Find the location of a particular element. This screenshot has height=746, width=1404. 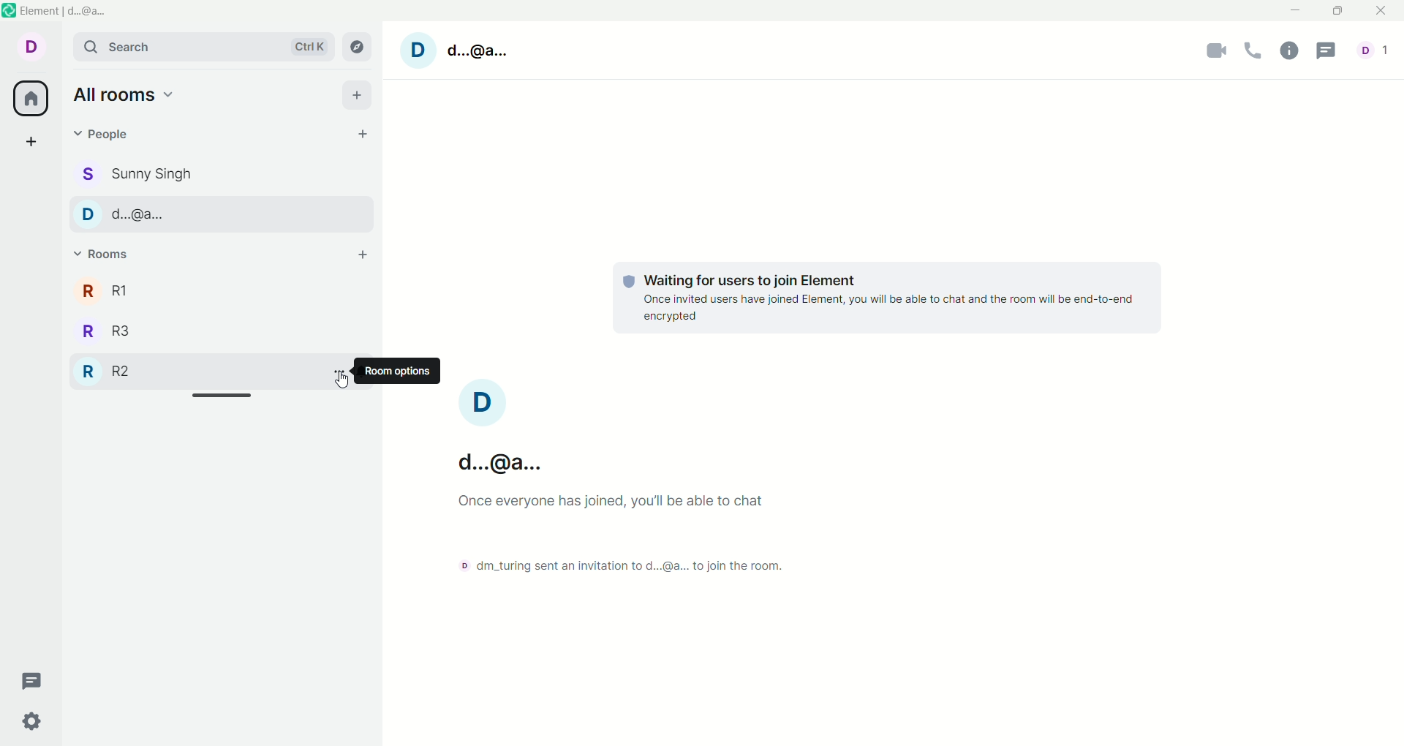

all rooms is located at coordinates (127, 98).